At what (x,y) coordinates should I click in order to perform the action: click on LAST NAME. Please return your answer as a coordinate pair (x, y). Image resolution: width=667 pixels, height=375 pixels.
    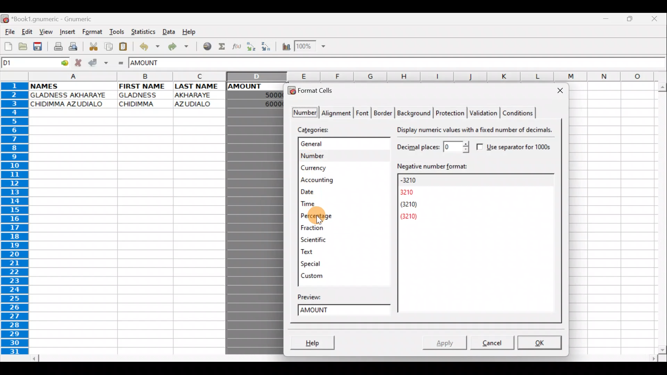
    Looking at the image, I should click on (200, 87).